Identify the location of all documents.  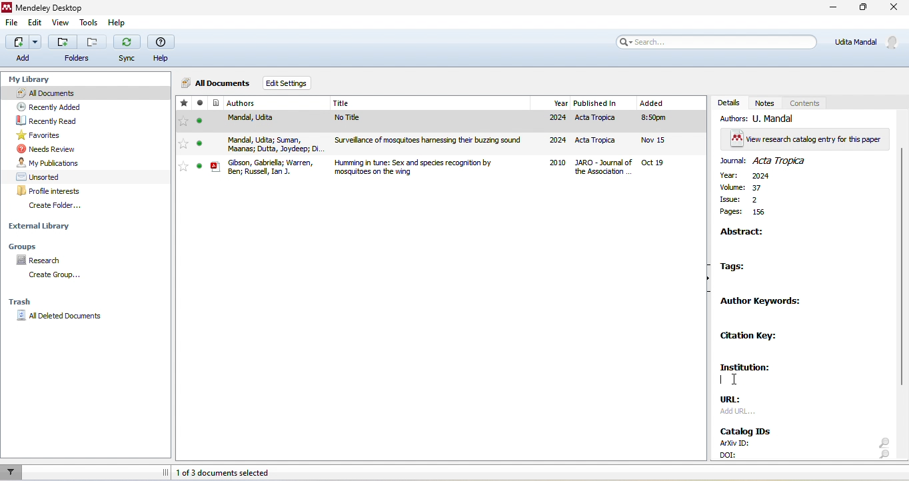
(85, 93).